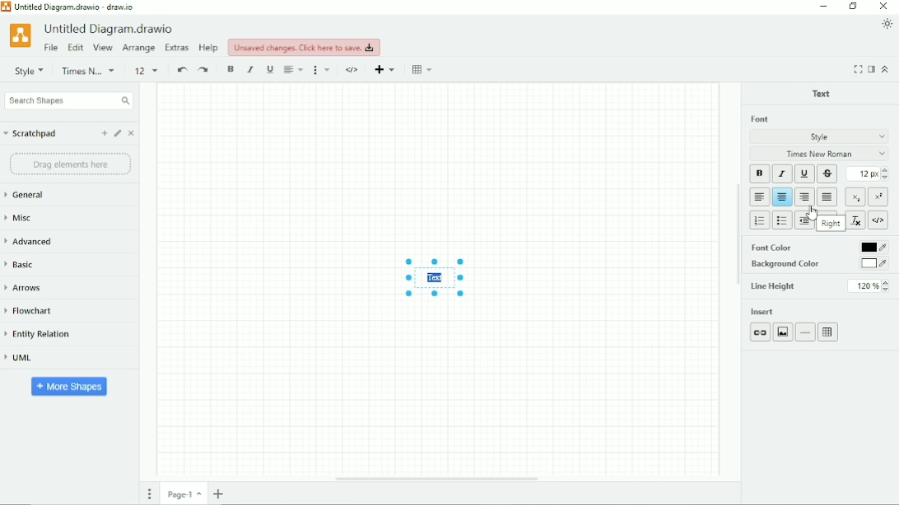 The width and height of the screenshot is (899, 505). Describe the element at coordinates (21, 218) in the screenshot. I see `Misc` at that location.